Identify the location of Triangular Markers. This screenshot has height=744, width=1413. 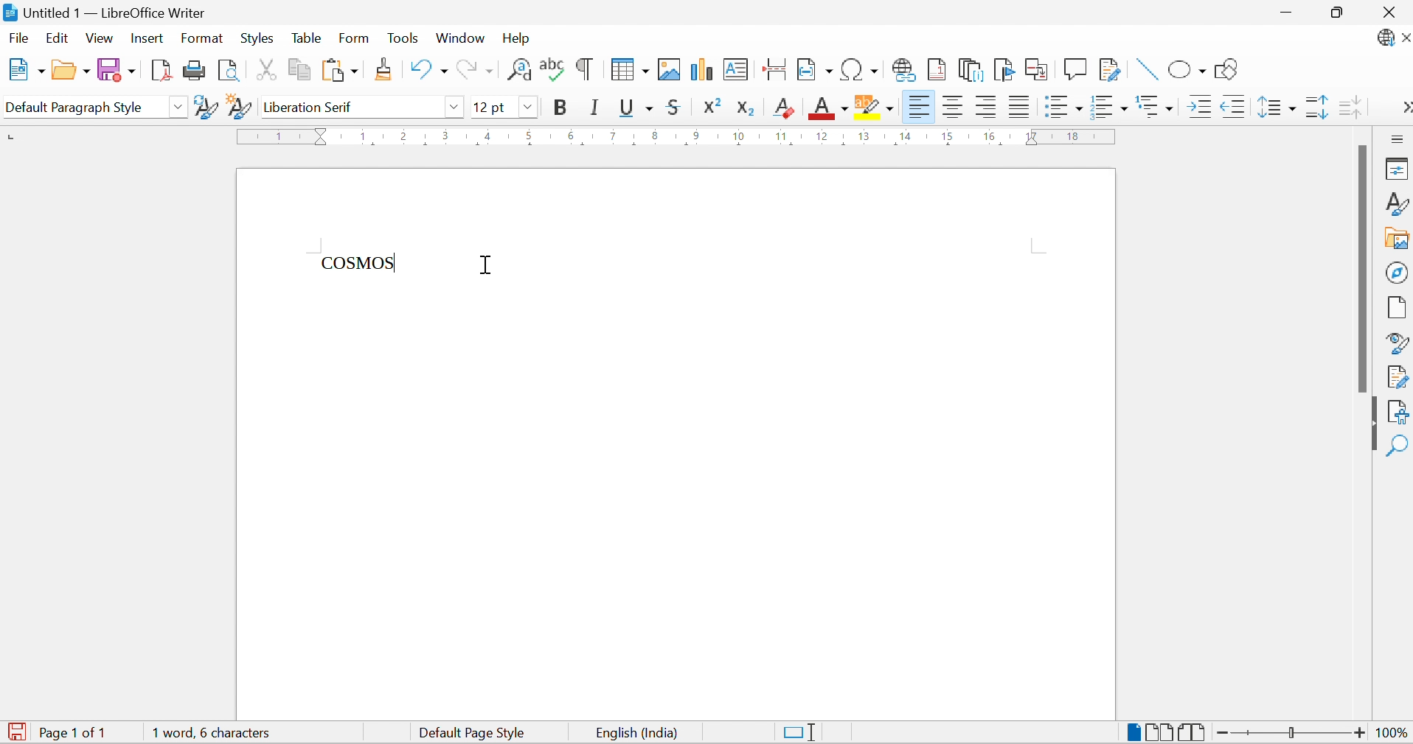
(322, 136).